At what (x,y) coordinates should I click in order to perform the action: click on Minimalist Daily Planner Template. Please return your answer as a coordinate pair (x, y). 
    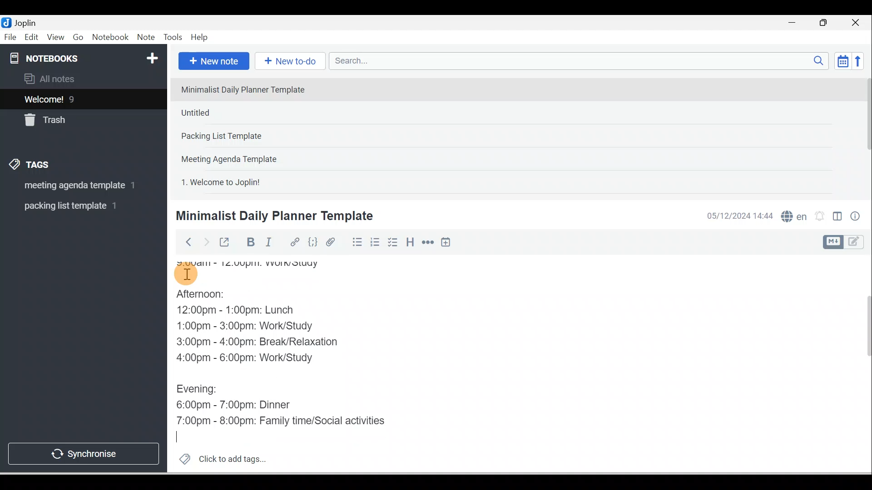
    Looking at the image, I should click on (273, 216).